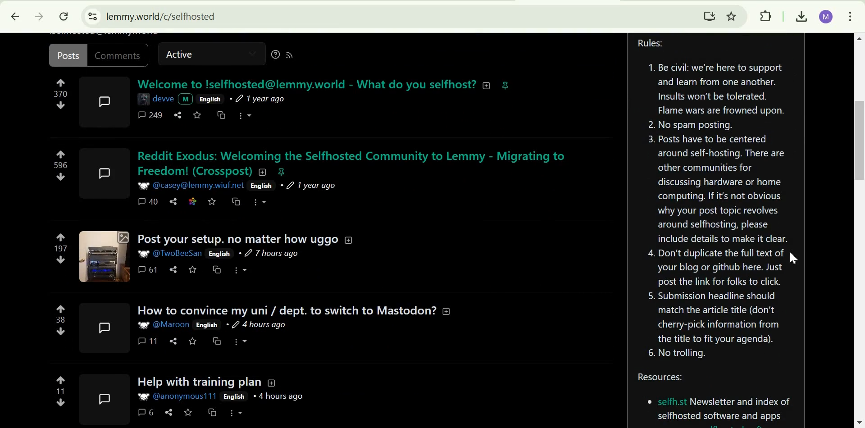  I want to click on 40 comments, so click(148, 202).